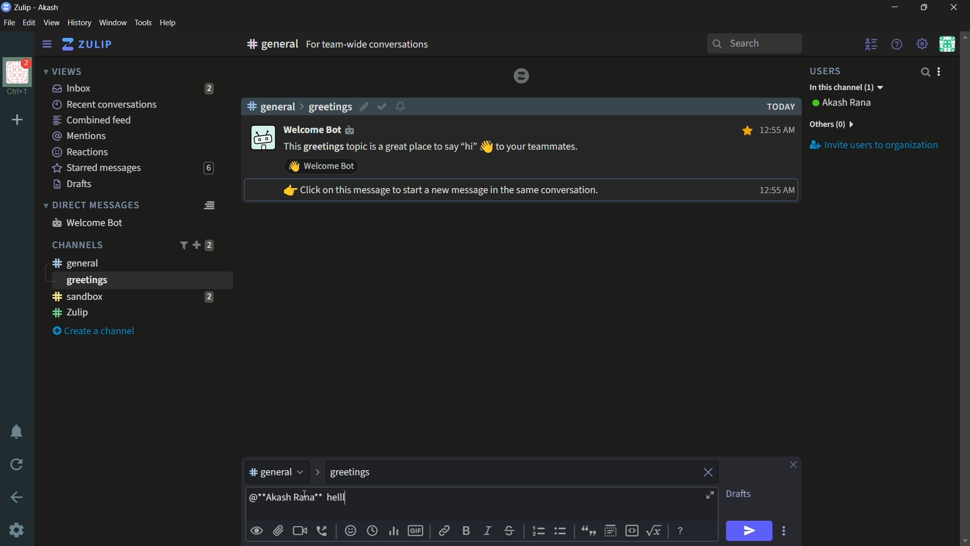 Image resolution: width=970 pixels, height=546 pixels. I want to click on direct messages dropdown, so click(91, 206).